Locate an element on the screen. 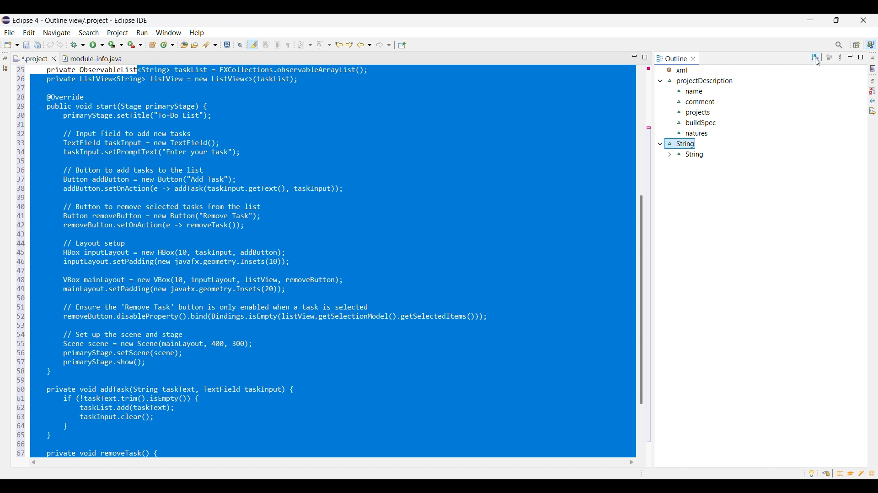 The height and width of the screenshot is (493, 878). Project name and software name is located at coordinates (80, 21).